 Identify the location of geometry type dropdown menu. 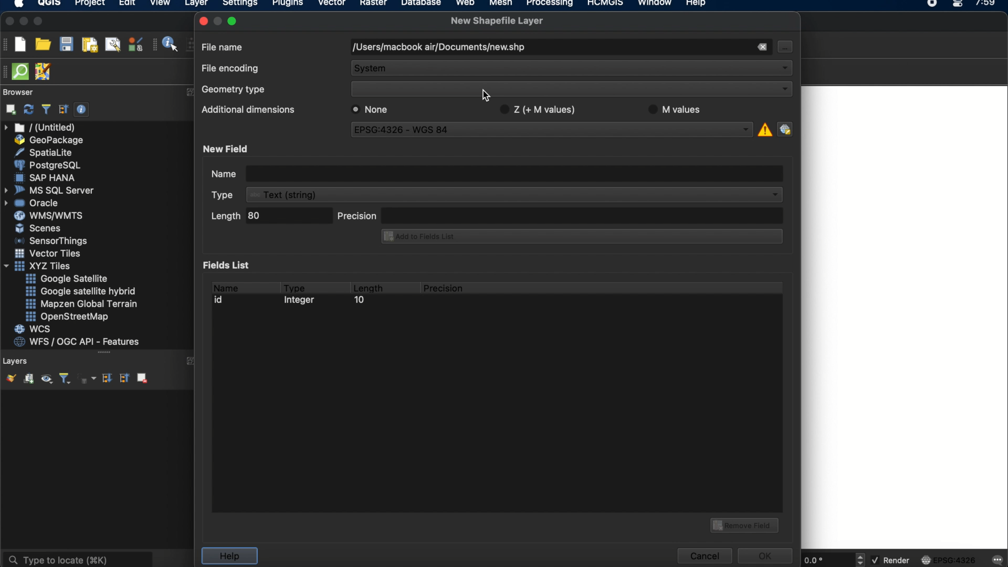
(572, 89).